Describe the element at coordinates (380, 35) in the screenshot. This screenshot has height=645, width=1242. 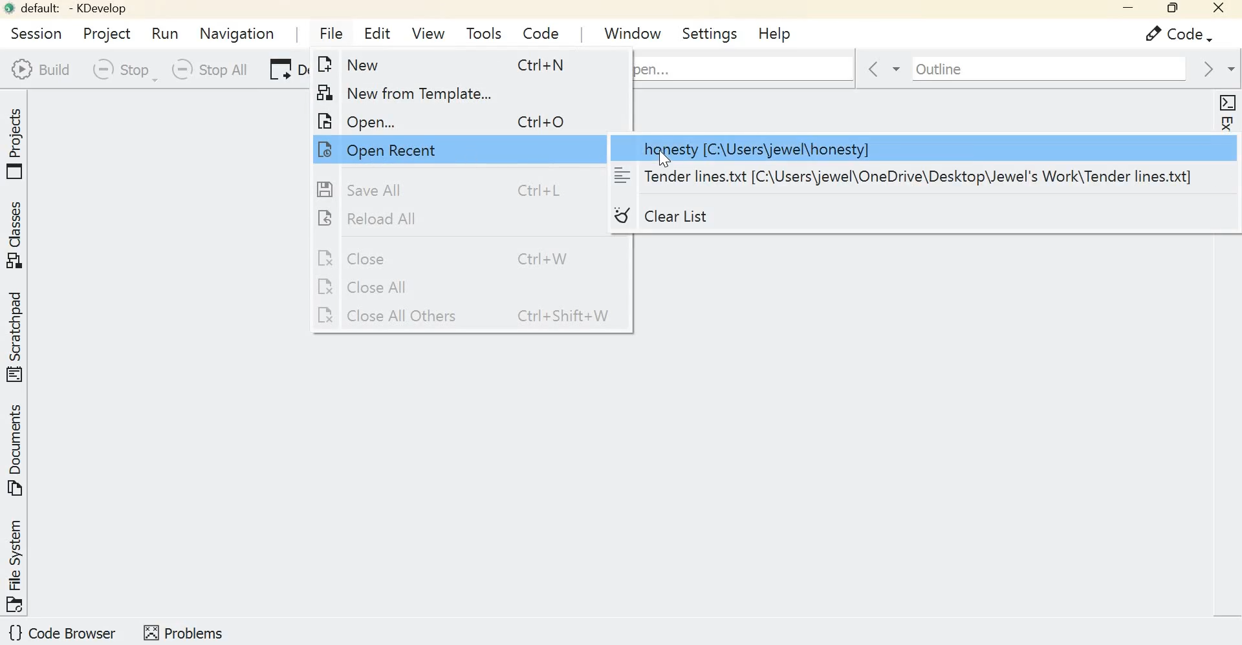
I see `Edit` at that location.